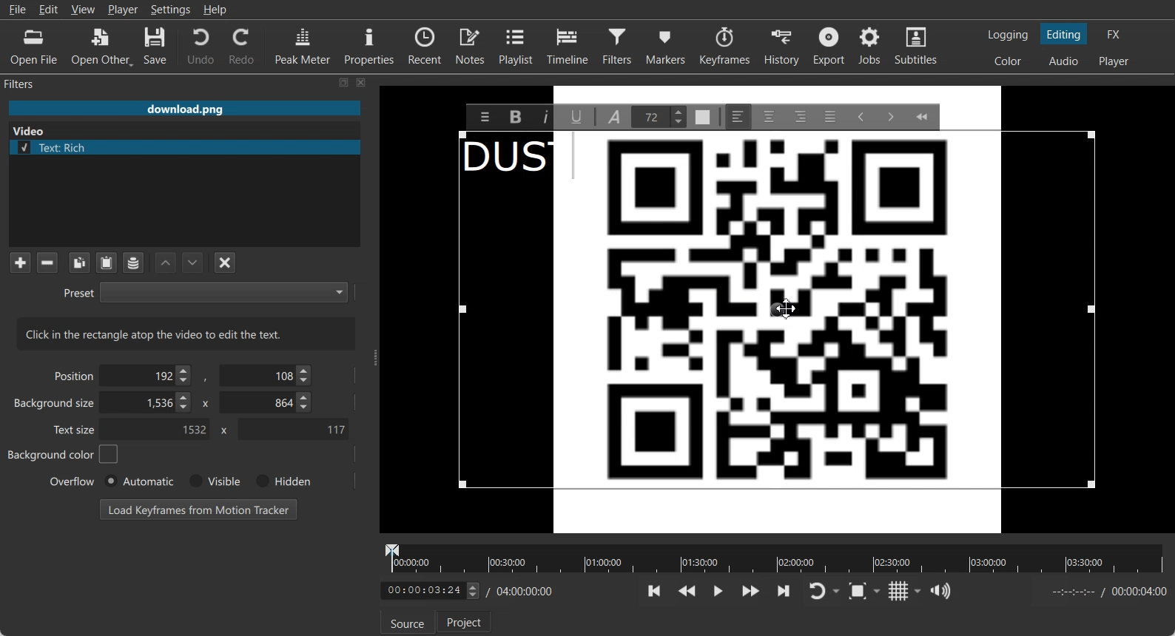  I want to click on Italic, so click(545, 117).